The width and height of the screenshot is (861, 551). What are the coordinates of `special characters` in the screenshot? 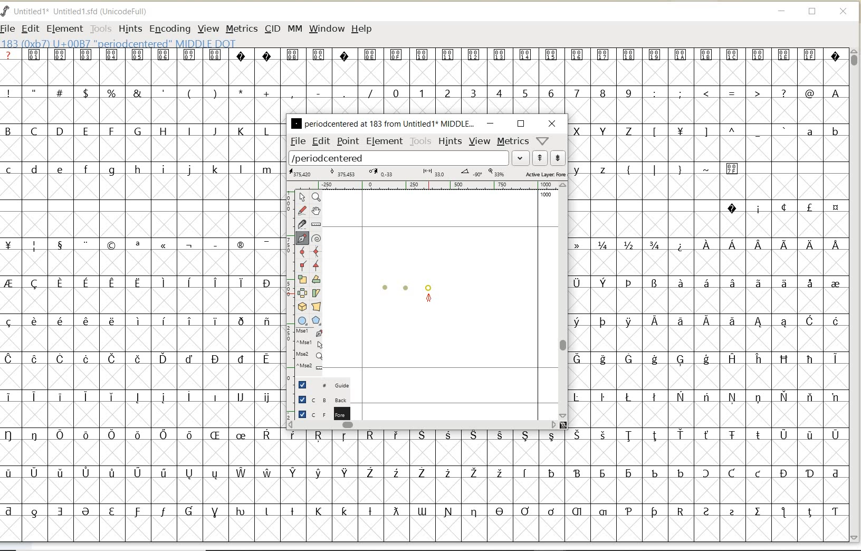 It's located at (695, 173).